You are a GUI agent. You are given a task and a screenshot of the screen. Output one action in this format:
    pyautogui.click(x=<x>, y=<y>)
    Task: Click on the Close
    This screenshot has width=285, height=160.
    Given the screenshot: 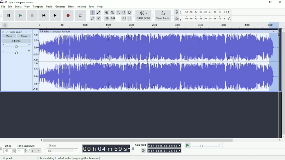 What is the action you would take?
    pyautogui.click(x=280, y=2)
    